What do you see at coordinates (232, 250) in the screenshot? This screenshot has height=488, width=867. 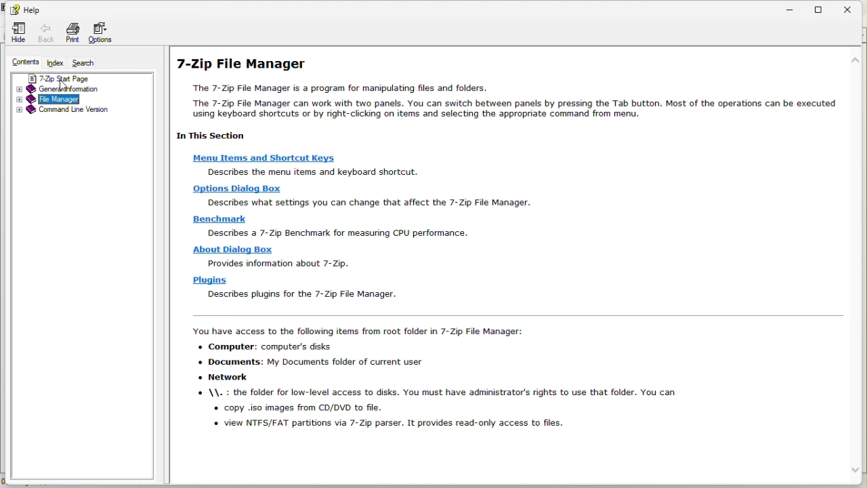 I see `about dialog box` at bounding box center [232, 250].